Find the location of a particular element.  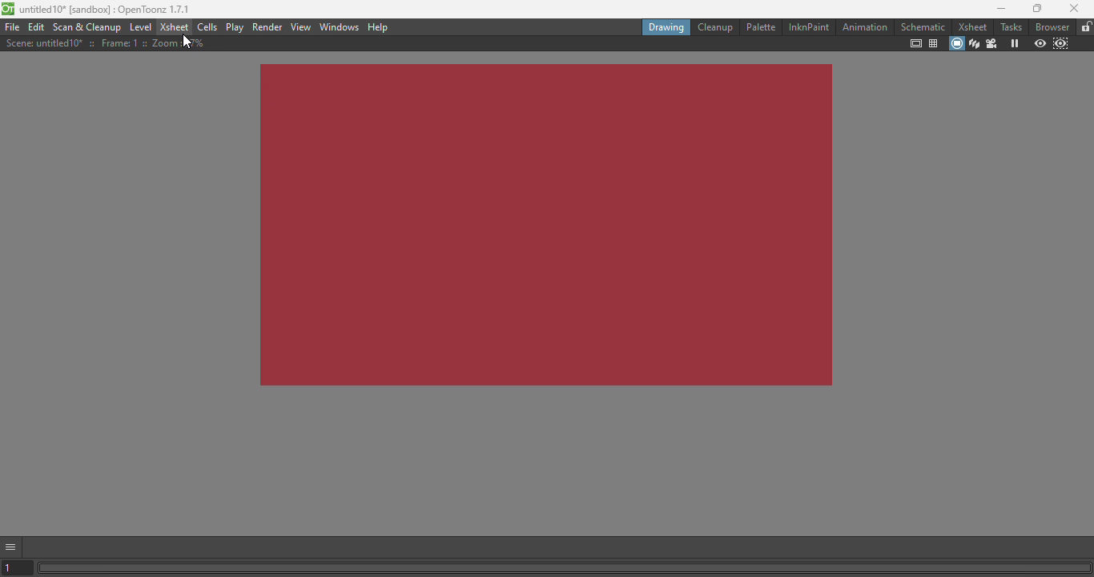

Minimize is located at coordinates (999, 9).